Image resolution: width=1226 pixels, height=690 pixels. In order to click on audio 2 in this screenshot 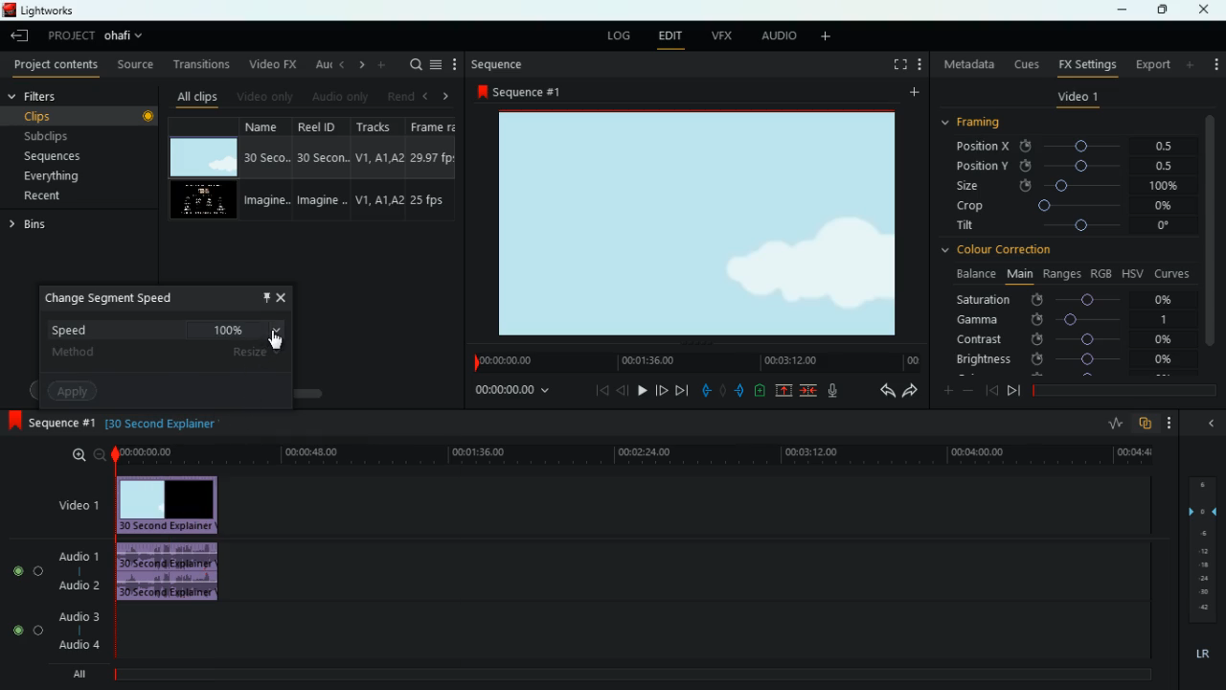, I will do `click(78, 585)`.